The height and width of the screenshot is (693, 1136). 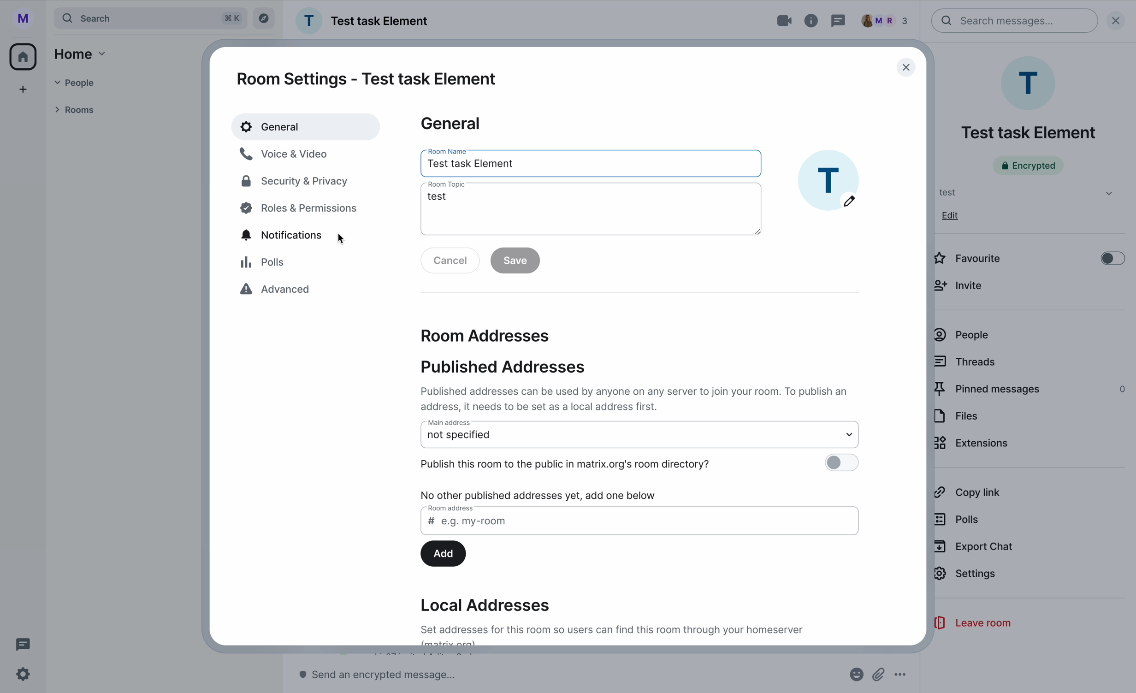 What do you see at coordinates (1029, 257) in the screenshot?
I see `disable favourite option` at bounding box center [1029, 257].